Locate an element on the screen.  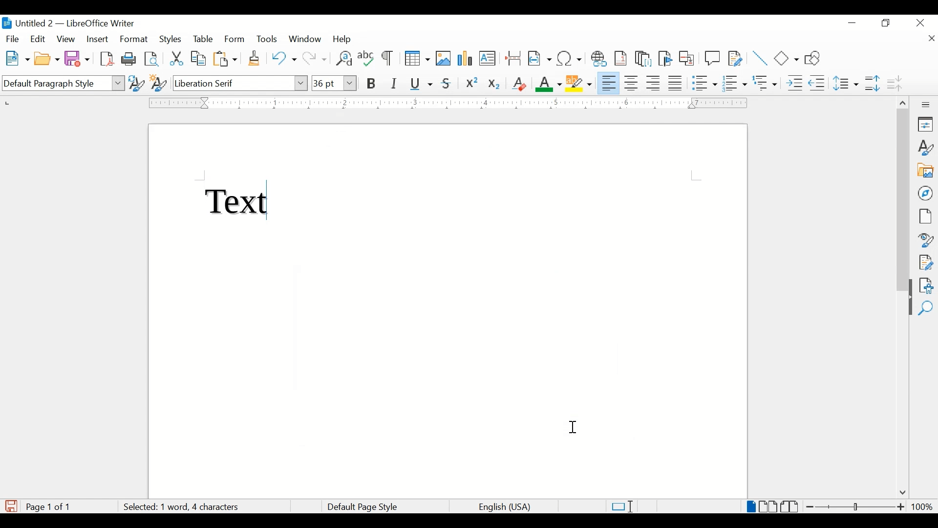
align right is located at coordinates (654, 83).